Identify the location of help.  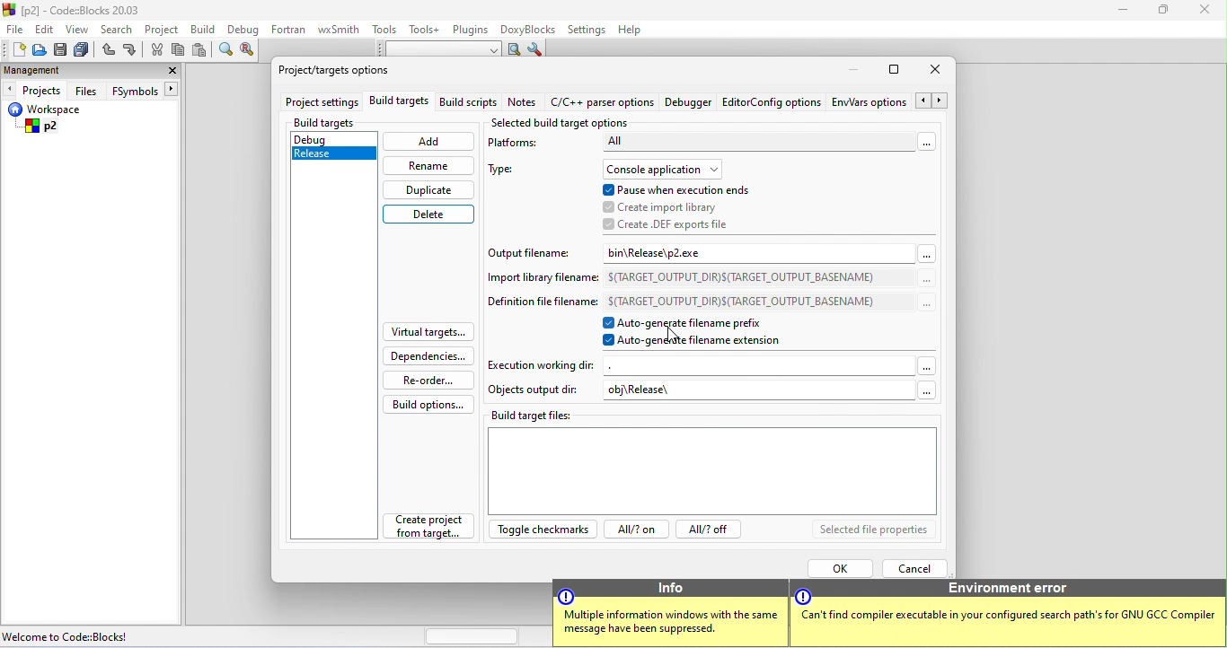
(638, 31).